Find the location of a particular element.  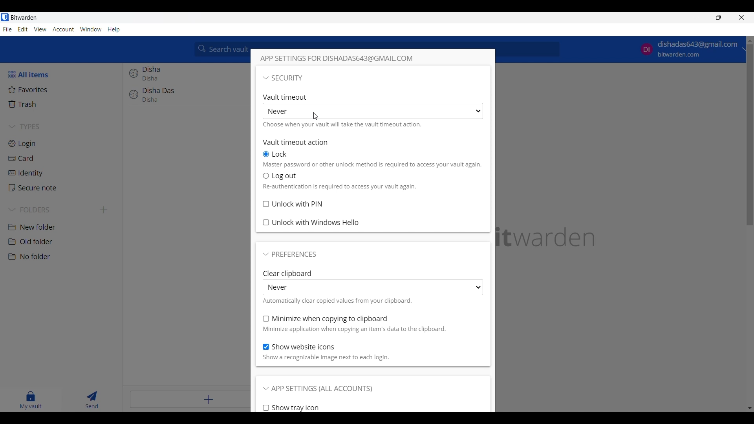

Software name is located at coordinates (24, 18).